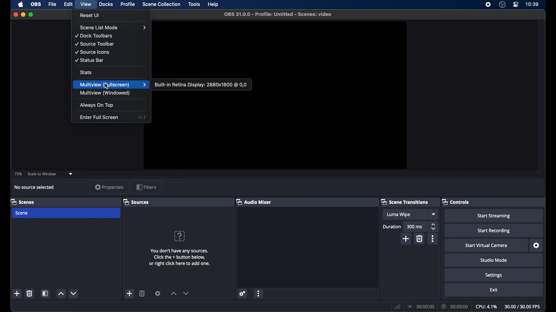 The image size is (556, 312). What do you see at coordinates (255, 202) in the screenshot?
I see `audio mixer` at bounding box center [255, 202].